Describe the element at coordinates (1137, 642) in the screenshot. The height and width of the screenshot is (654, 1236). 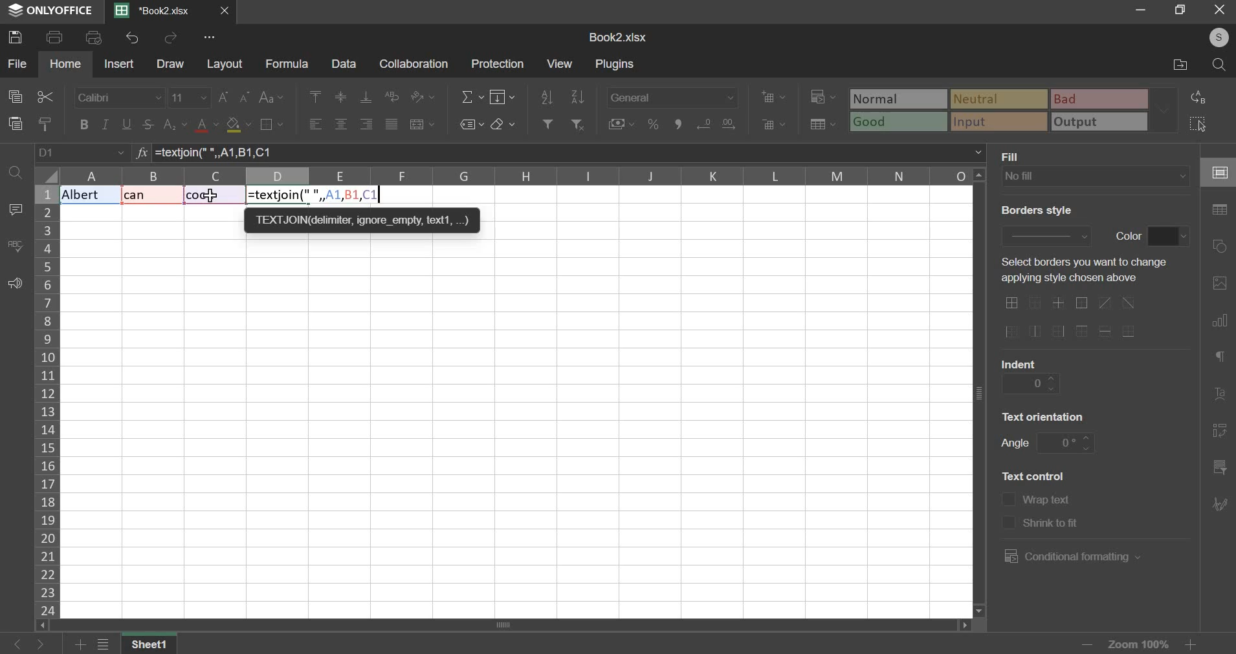
I see `zoom` at that location.